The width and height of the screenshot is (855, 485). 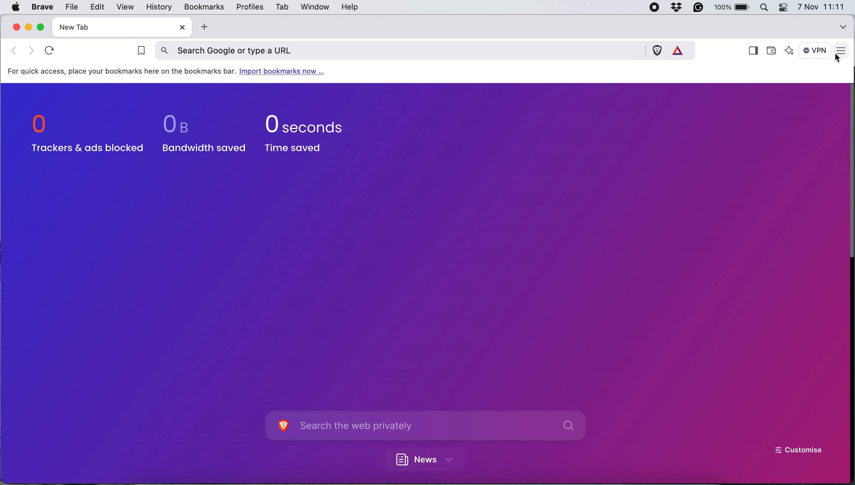 I want to click on 0 seconds time saved, so click(x=306, y=134).